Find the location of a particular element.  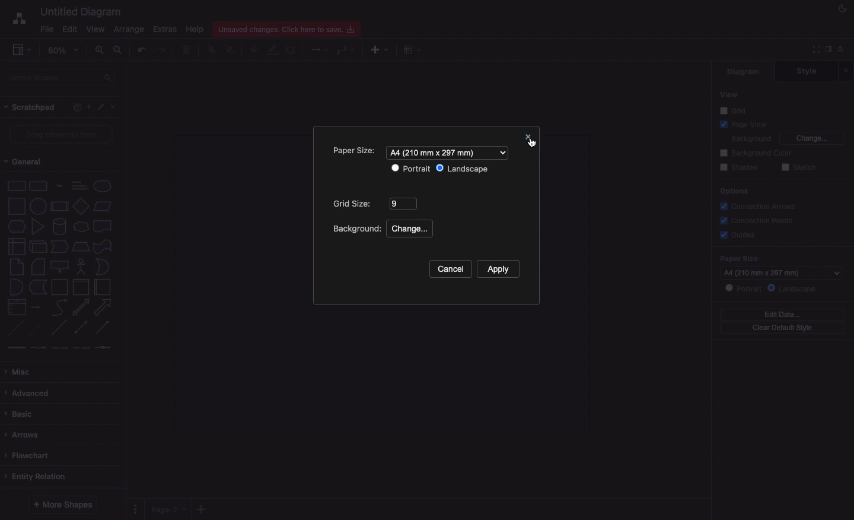

Zoom is located at coordinates (63, 49).